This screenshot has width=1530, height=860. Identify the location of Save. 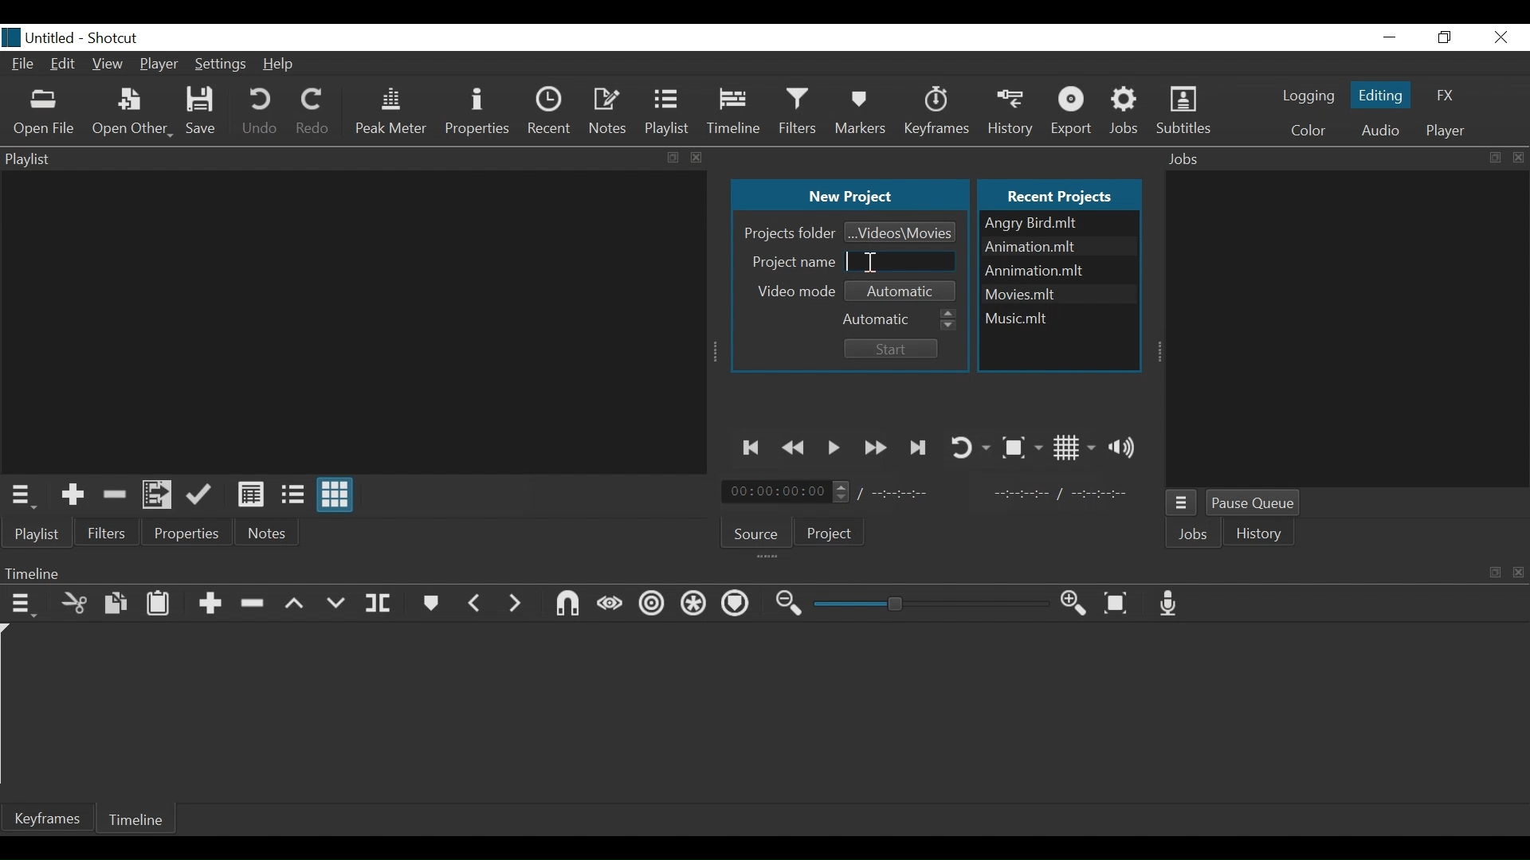
(202, 112).